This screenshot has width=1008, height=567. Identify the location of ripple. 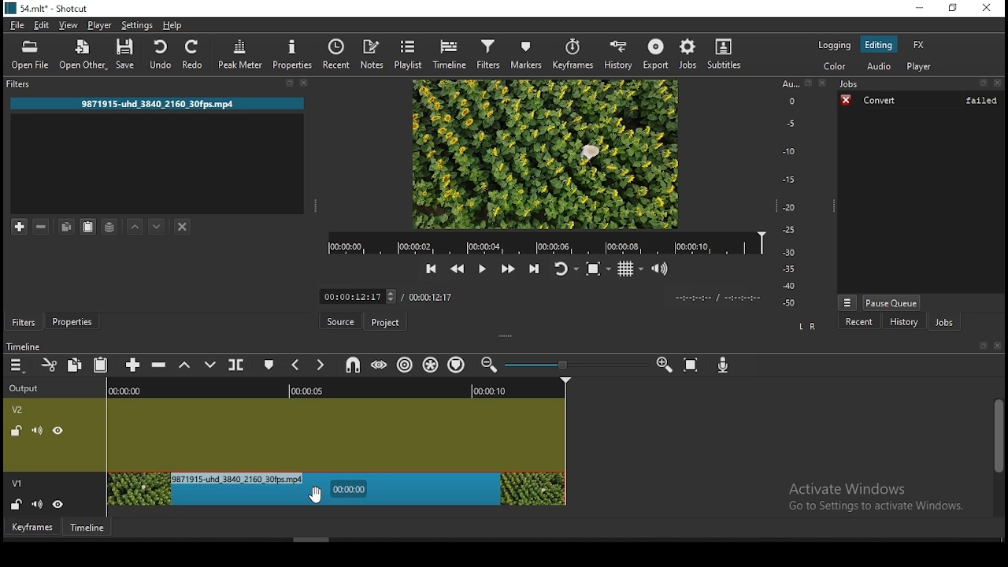
(406, 365).